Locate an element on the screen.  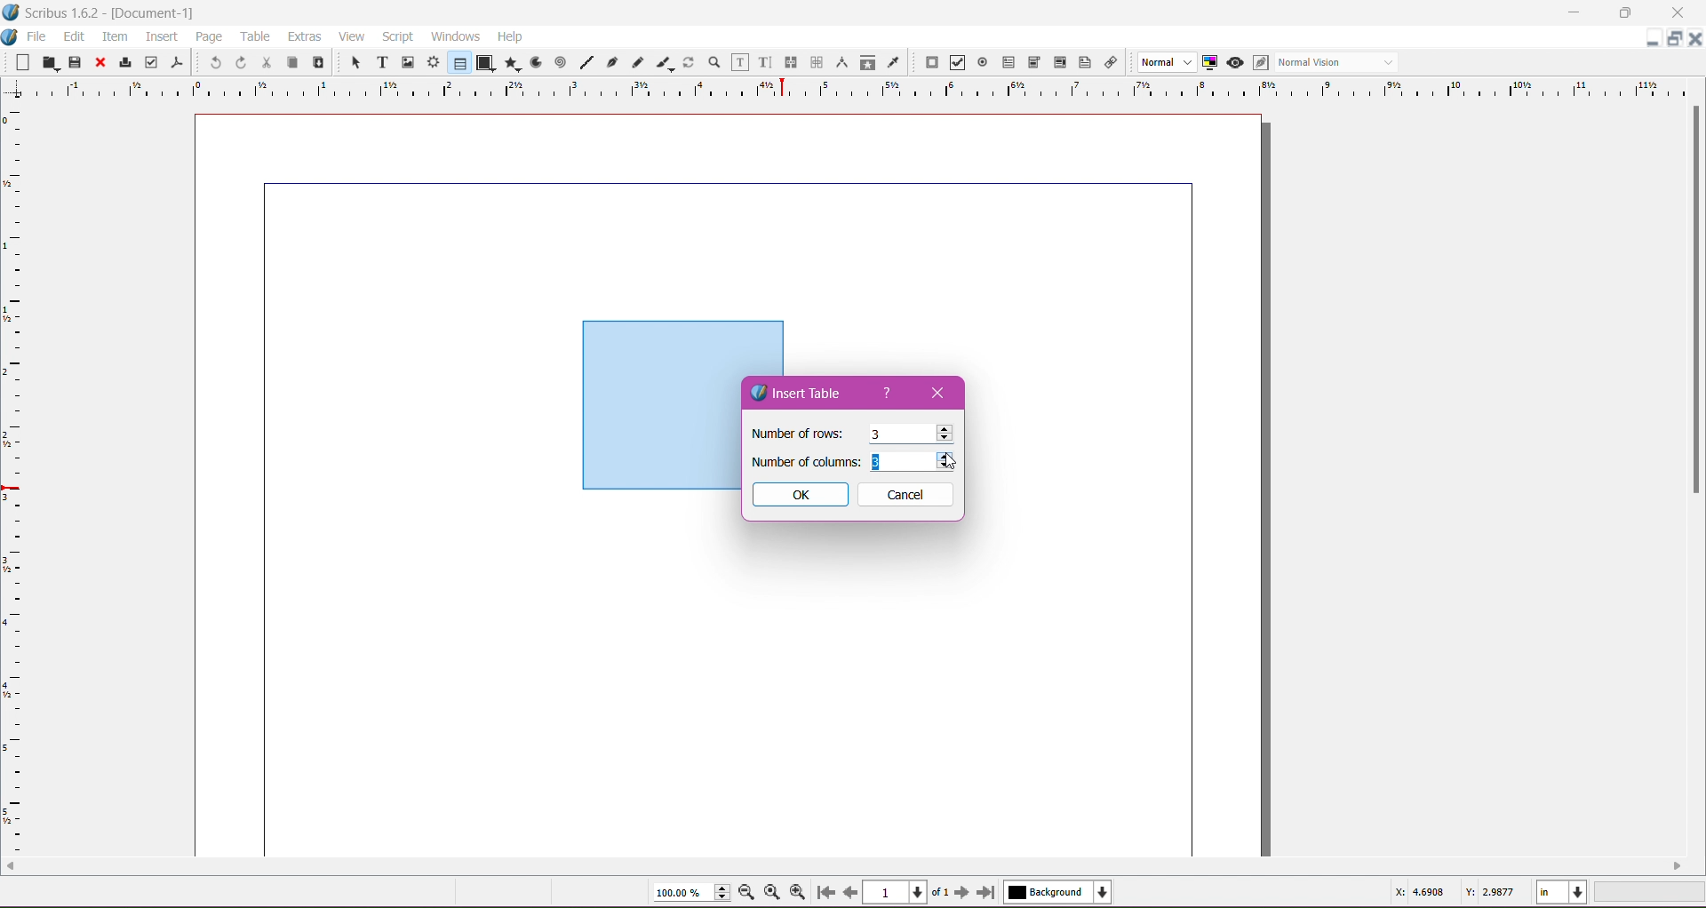
Paste is located at coordinates (316, 63).